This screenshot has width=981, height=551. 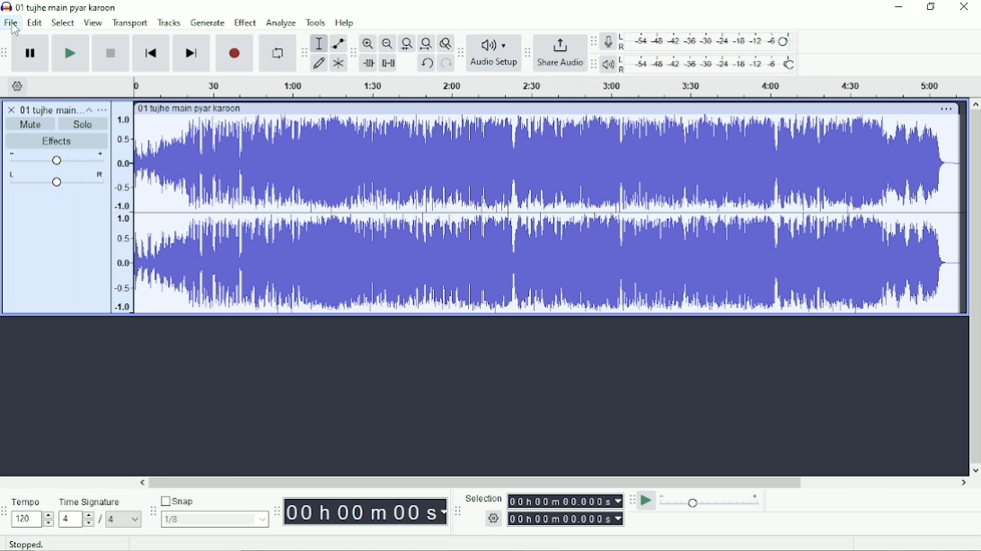 What do you see at coordinates (974, 287) in the screenshot?
I see `Vertical scrollbar` at bounding box center [974, 287].